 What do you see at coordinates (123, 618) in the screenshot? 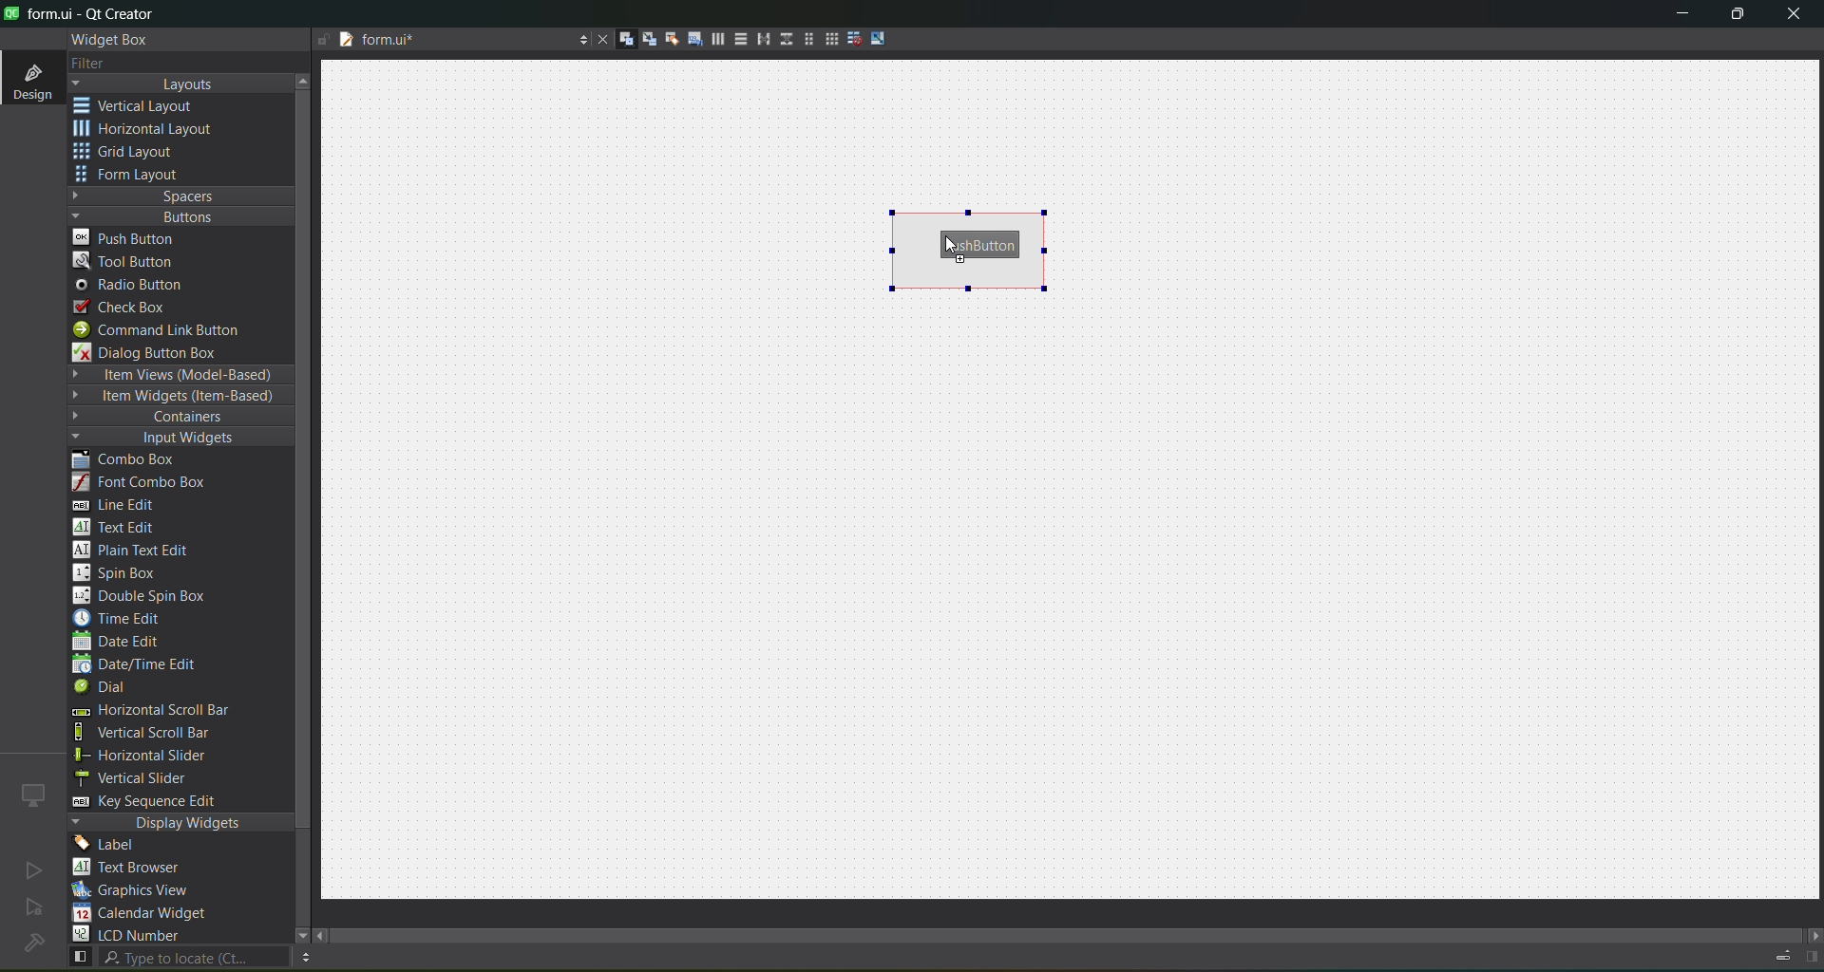
I see `time edit` at bounding box center [123, 618].